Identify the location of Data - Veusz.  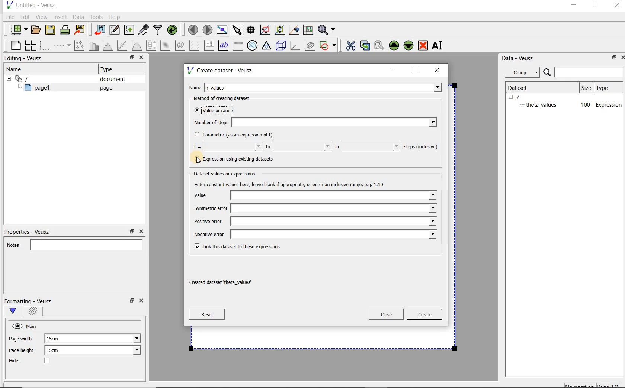
(520, 58).